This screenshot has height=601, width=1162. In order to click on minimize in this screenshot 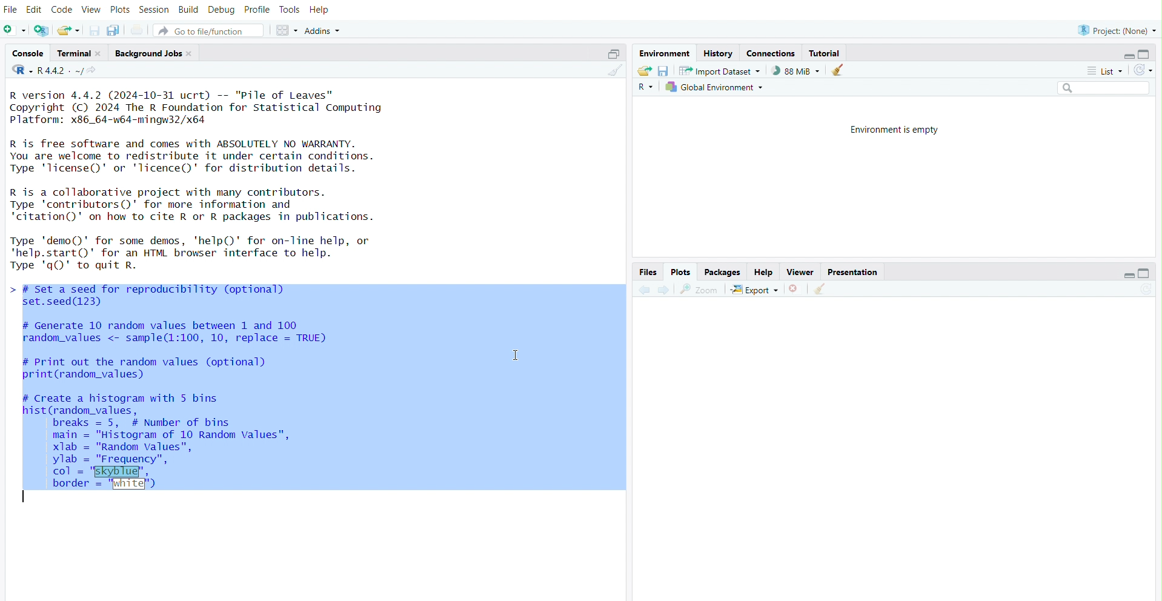, I will do `click(1125, 274)`.